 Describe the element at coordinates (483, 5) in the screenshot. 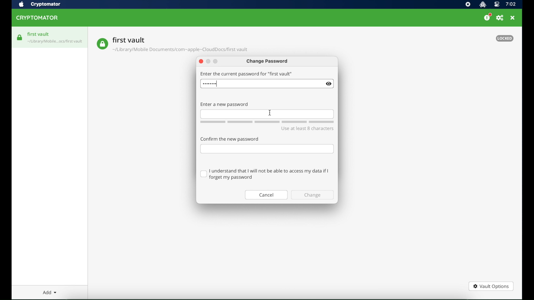

I see `cryptomator icon` at that location.